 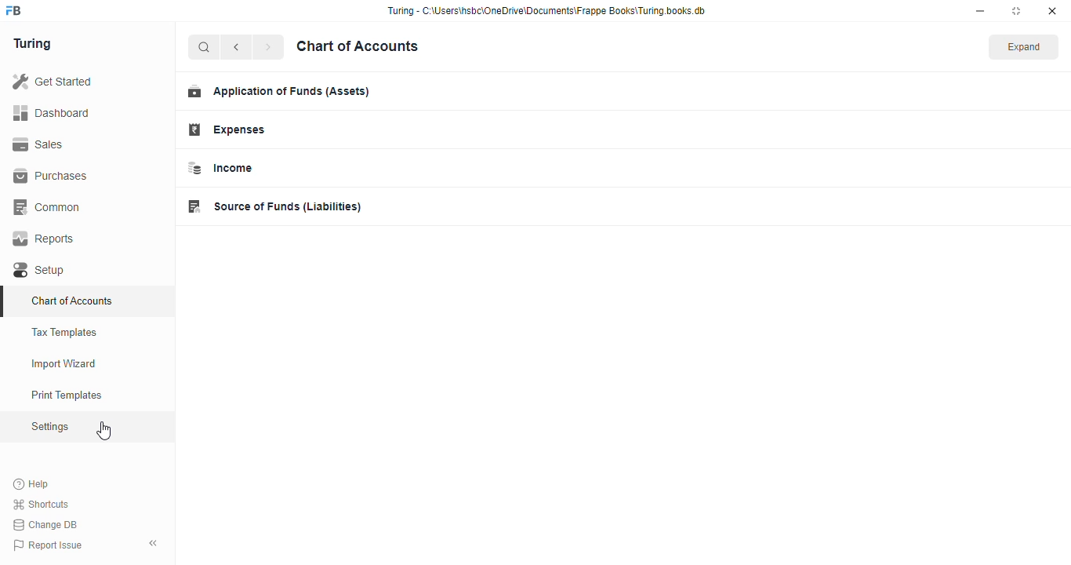 I want to click on purchases, so click(x=50, y=176).